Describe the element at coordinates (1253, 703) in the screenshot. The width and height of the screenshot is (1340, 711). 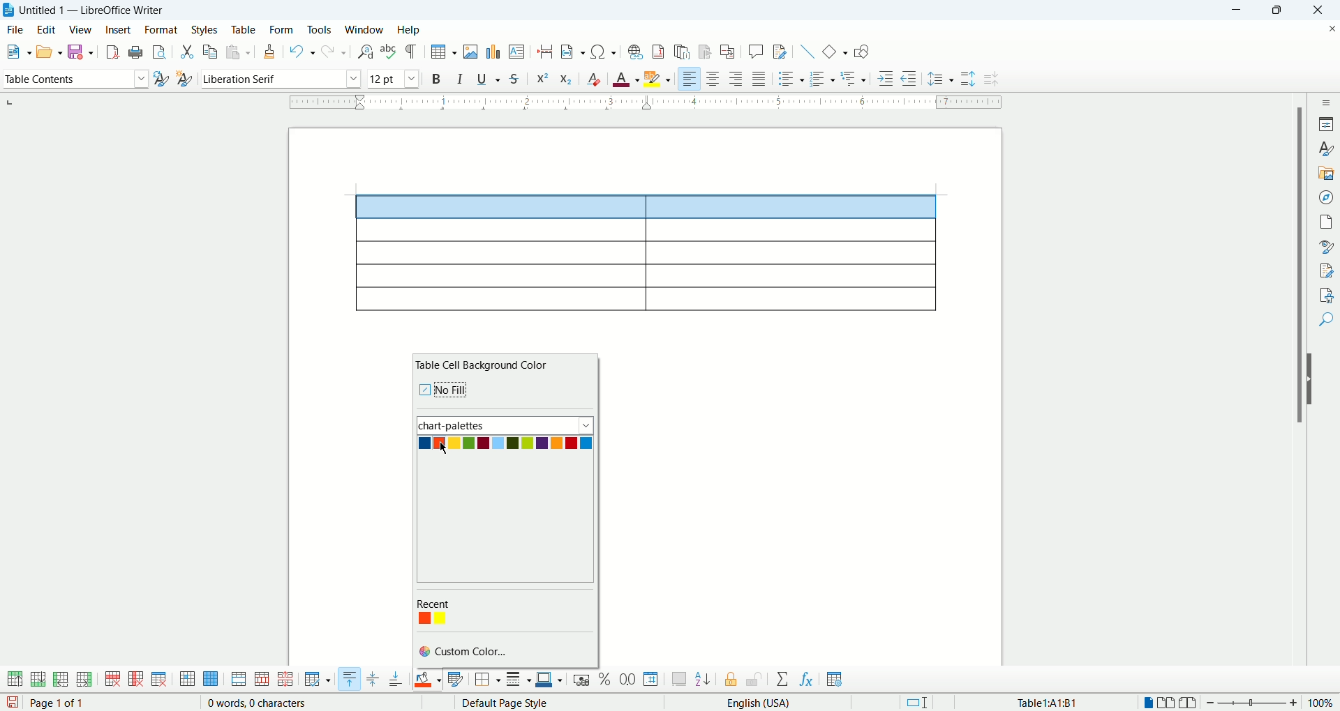
I see `zoom bar` at that location.